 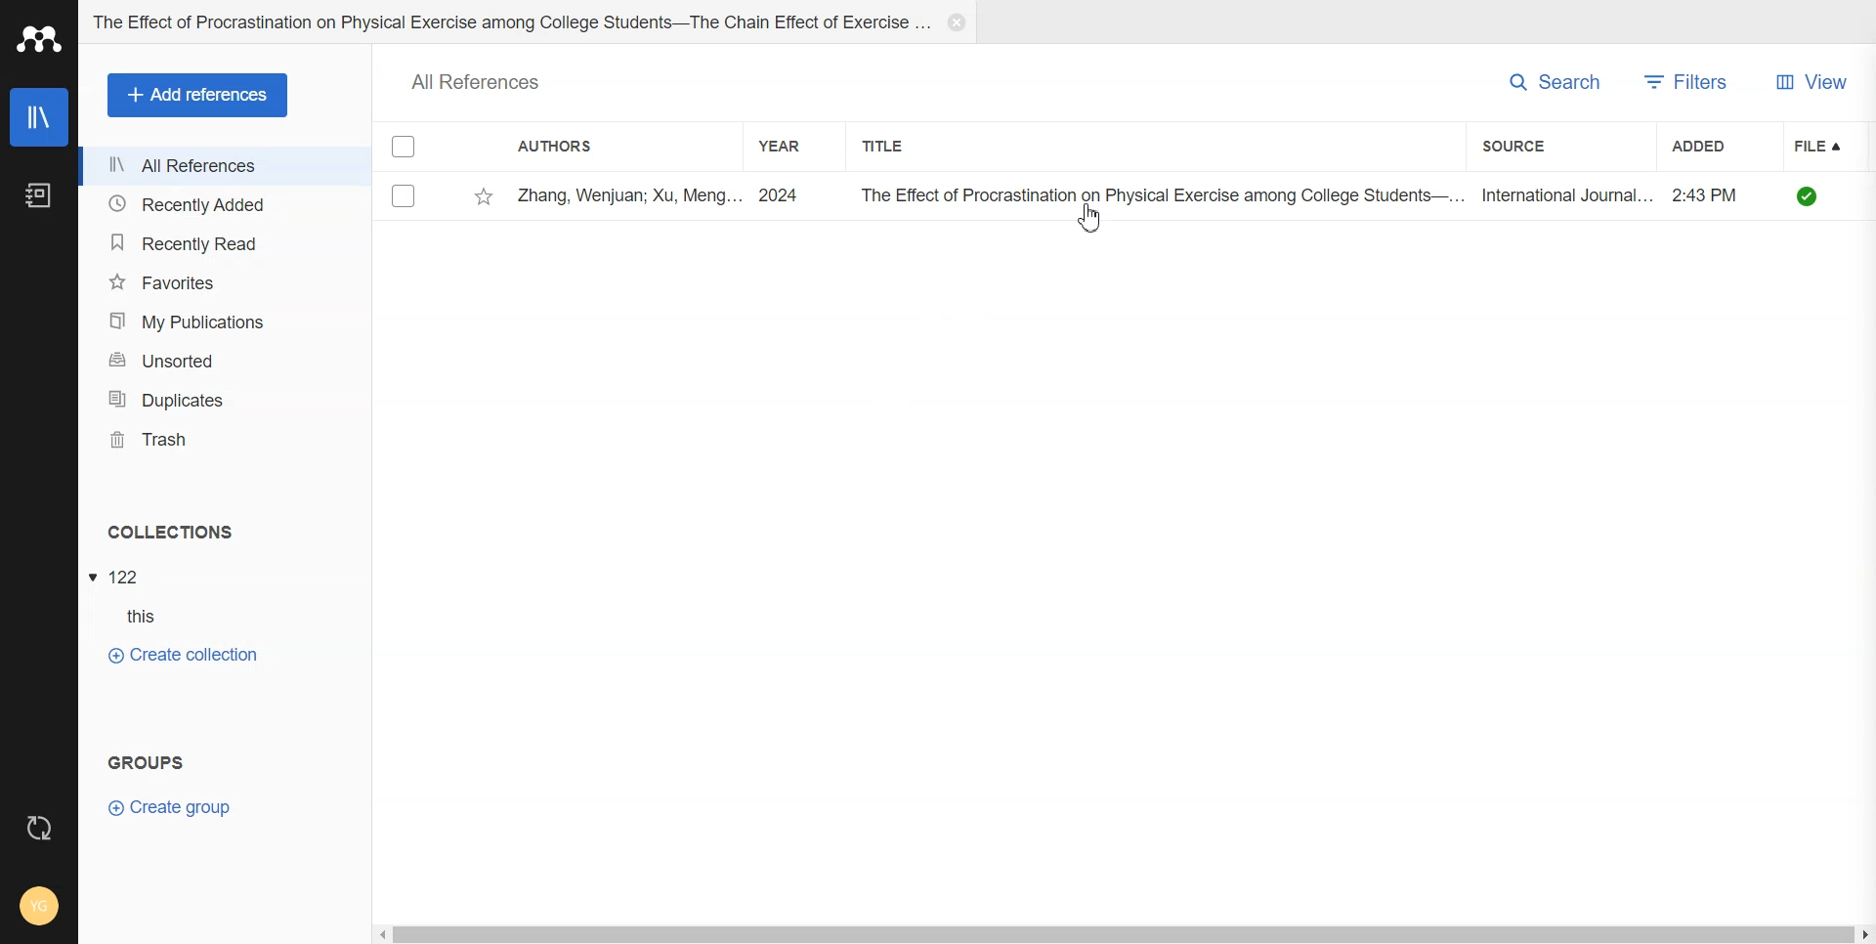 I want to click on Create Group, so click(x=184, y=807).